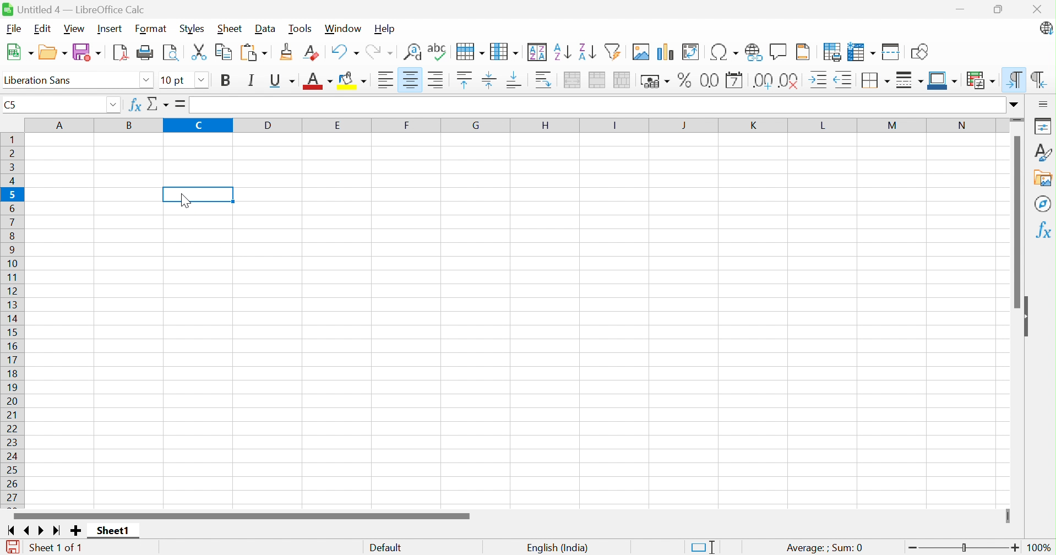  I want to click on Zoom In, so click(1015, 548).